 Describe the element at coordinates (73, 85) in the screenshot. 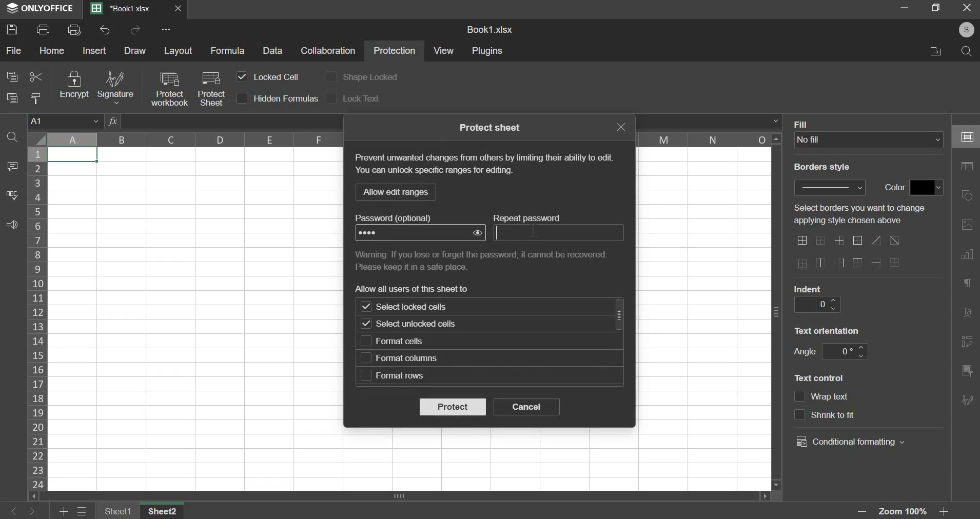

I see `encrypt` at that location.